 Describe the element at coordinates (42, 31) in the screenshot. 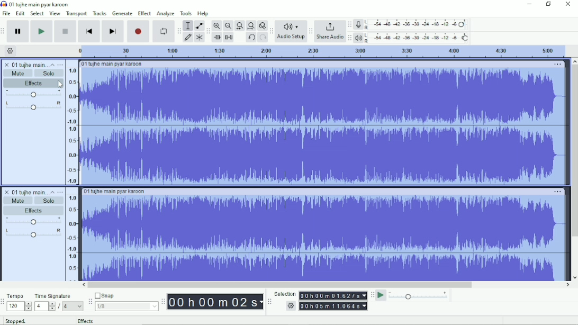

I see `Play` at that location.